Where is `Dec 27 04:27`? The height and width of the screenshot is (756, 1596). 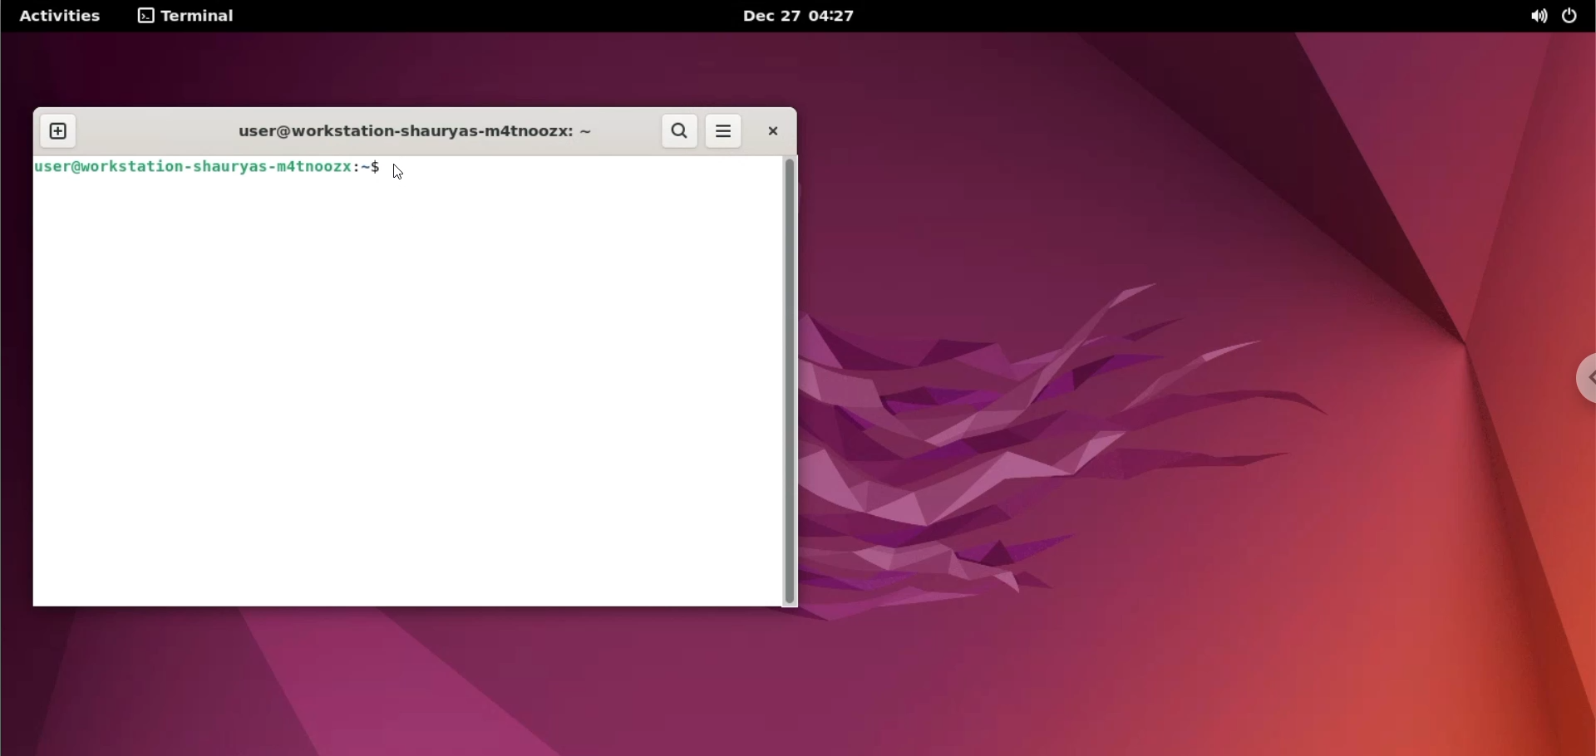 Dec 27 04:27 is located at coordinates (805, 17).